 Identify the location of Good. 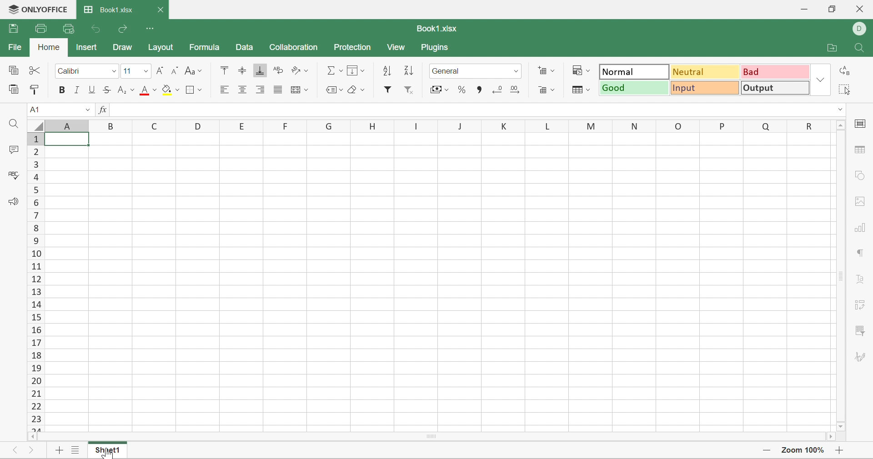
(634, 88).